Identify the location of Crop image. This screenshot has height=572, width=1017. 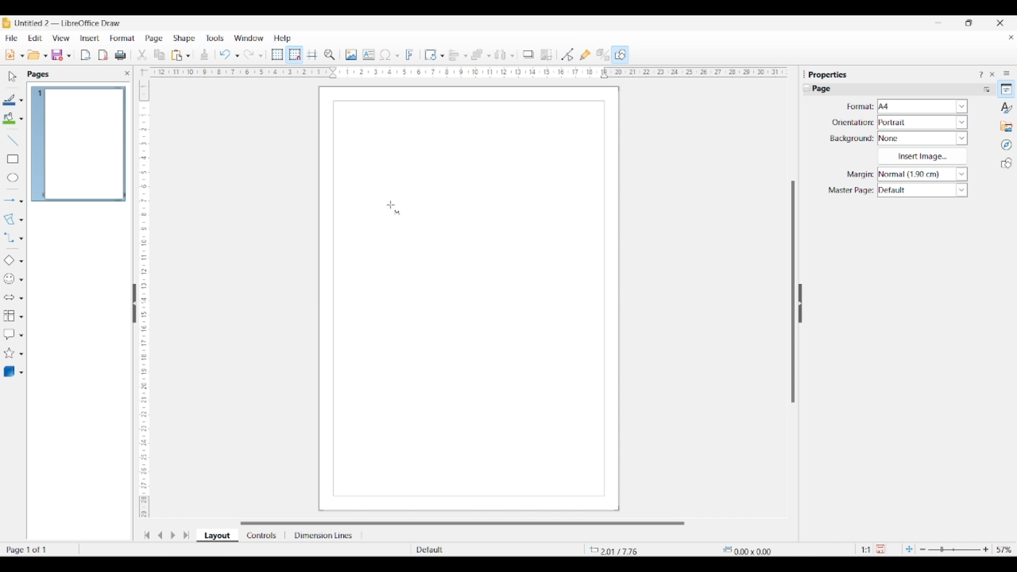
(547, 55).